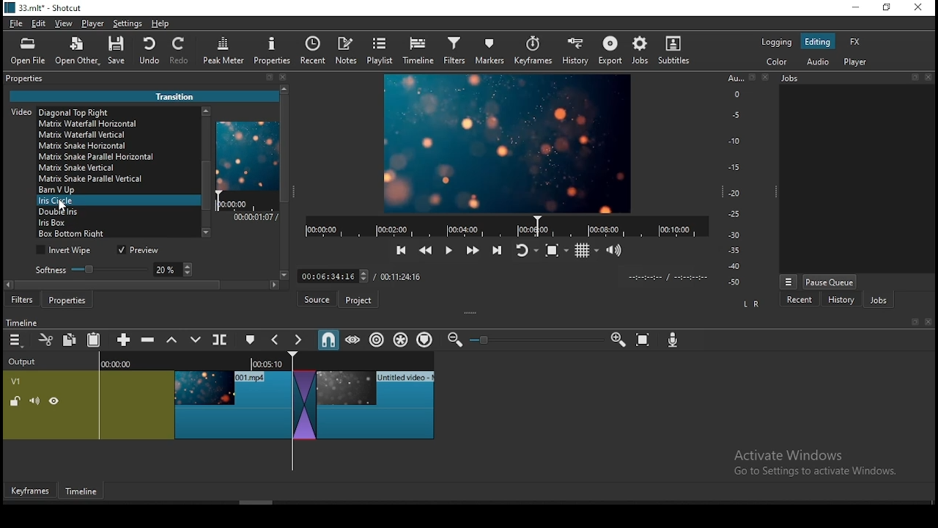 The height and width of the screenshot is (528, 938). What do you see at coordinates (96, 341) in the screenshot?
I see `paste` at bounding box center [96, 341].